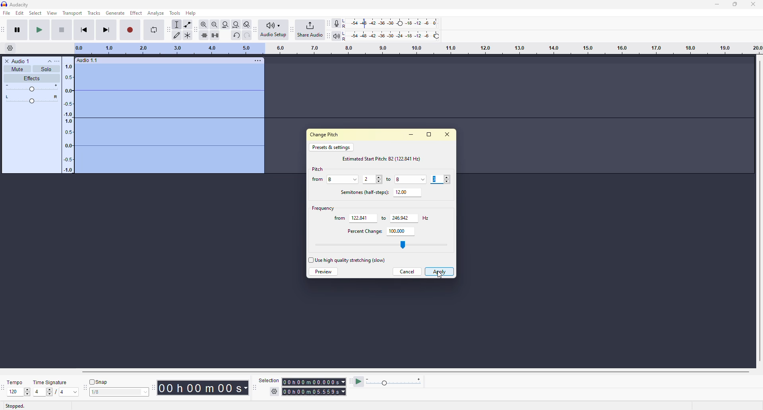 This screenshot has width=763, height=410. I want to click on transport, so click(73, 13).